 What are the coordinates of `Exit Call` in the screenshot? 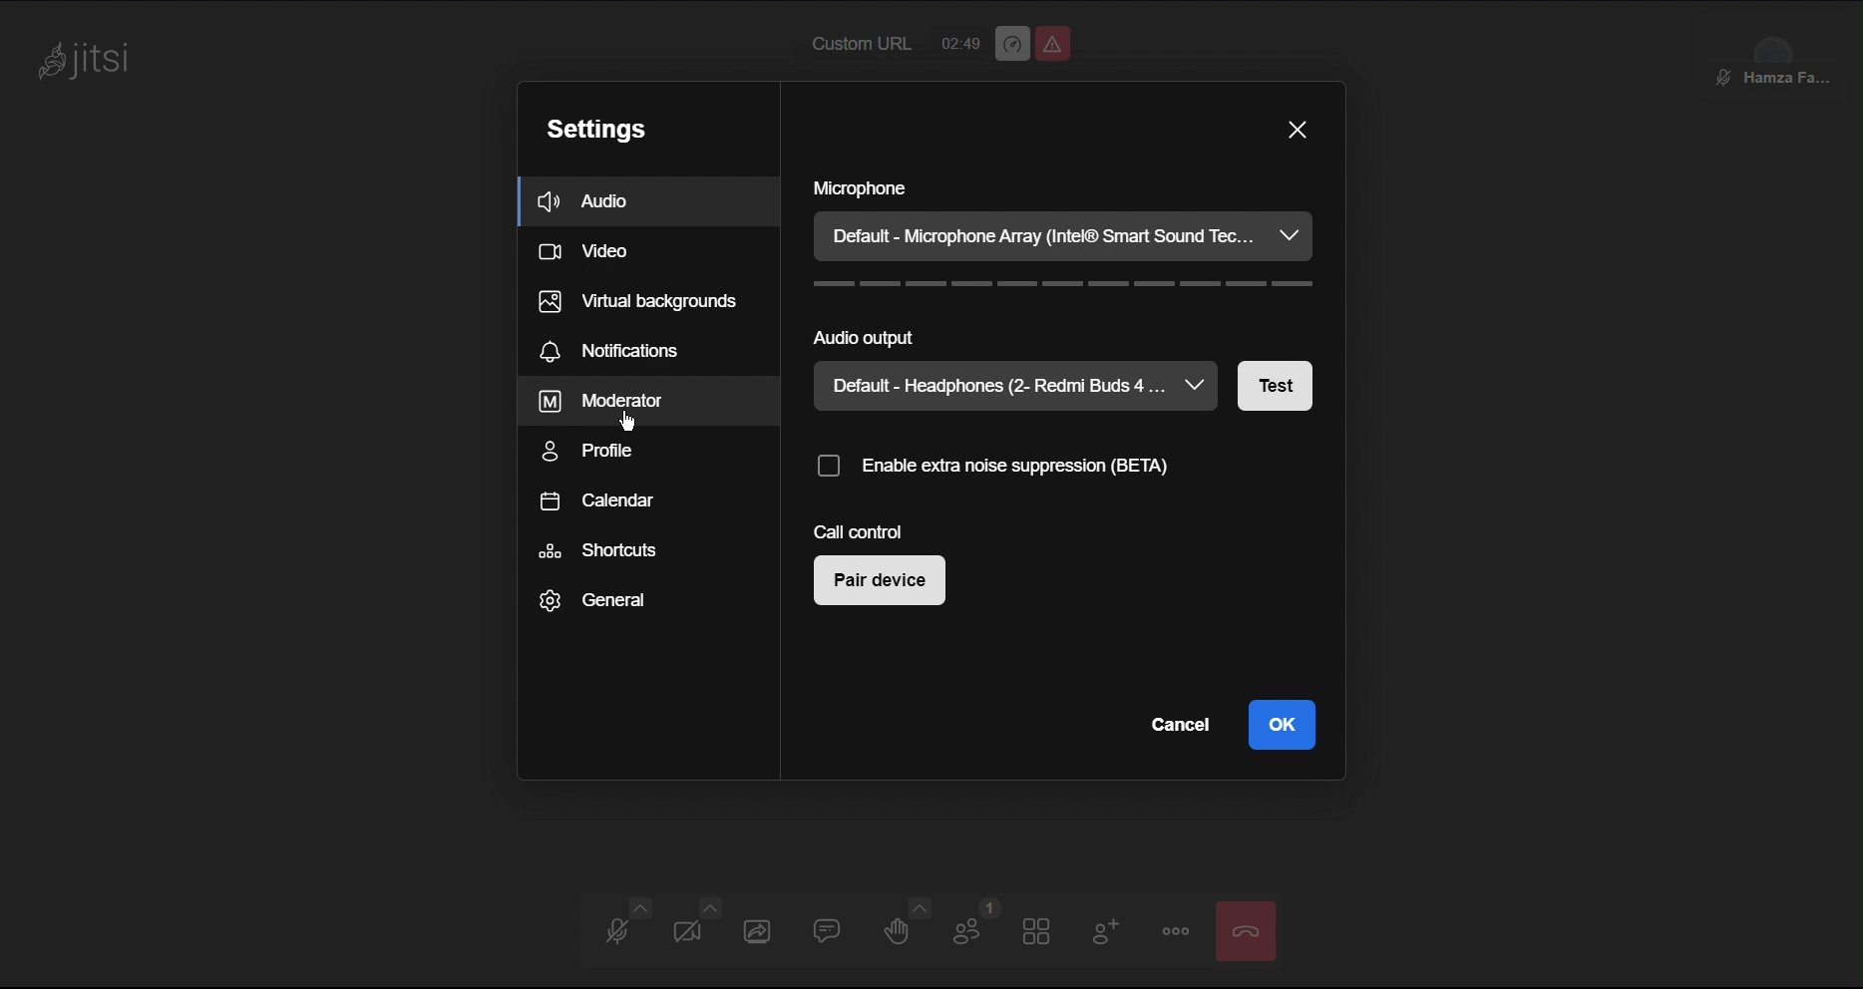 It's located at (1251, 929).